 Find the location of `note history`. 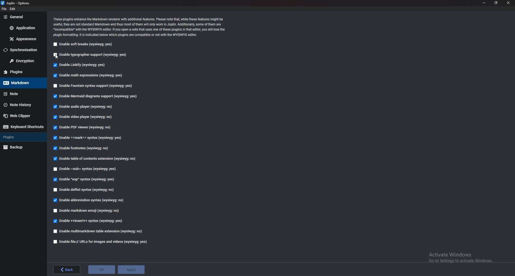

note history is located at coordinates (21, 105).